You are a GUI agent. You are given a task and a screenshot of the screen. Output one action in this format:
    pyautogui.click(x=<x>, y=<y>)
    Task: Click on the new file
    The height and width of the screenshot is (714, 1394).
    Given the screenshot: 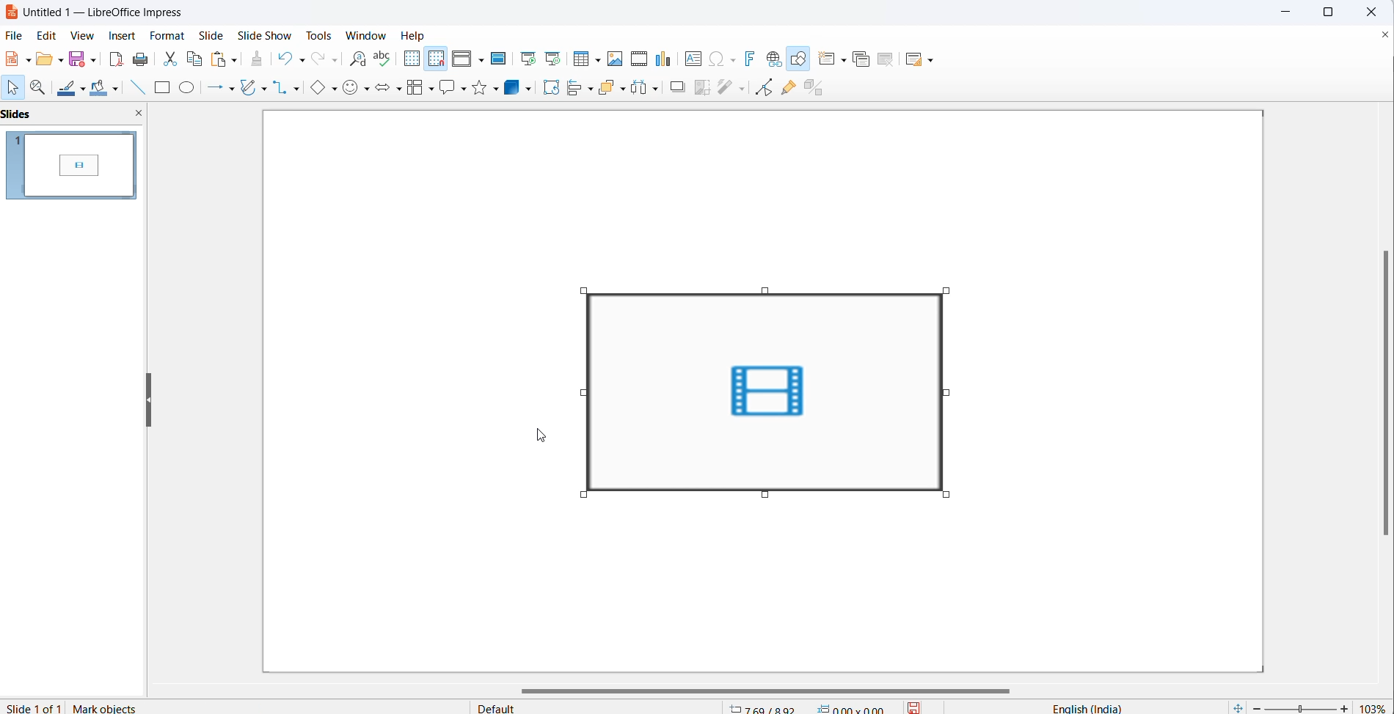 What is the action you would take?
    pyautogui.click(x=15, y=62)
    